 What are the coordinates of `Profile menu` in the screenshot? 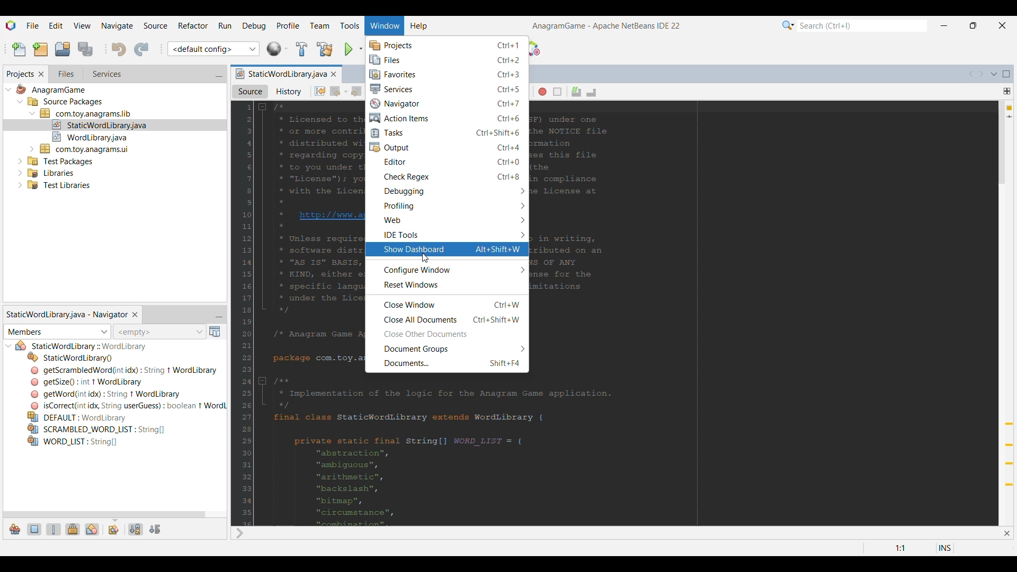 It's located at (288, 25).